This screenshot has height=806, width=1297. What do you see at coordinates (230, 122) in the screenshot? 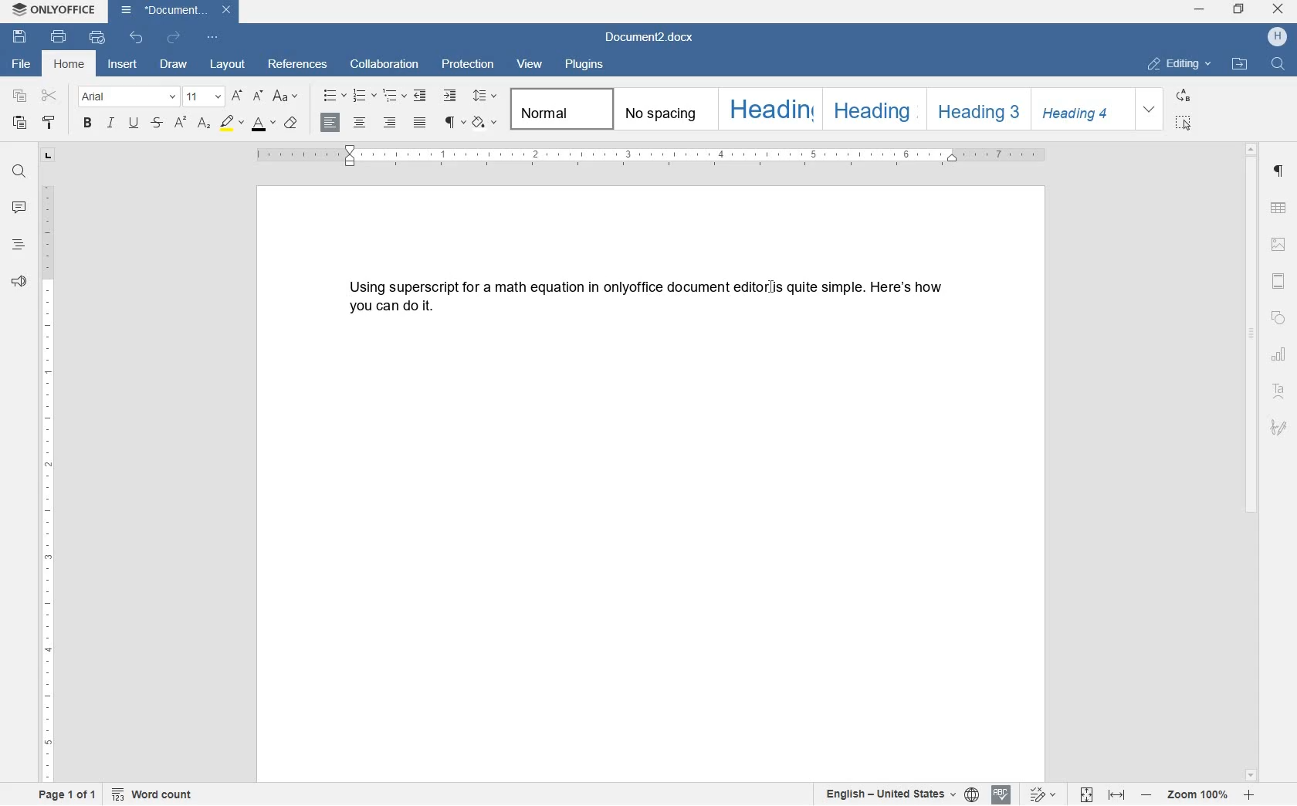
I see `highlight color` at bounding box center [230, 122].